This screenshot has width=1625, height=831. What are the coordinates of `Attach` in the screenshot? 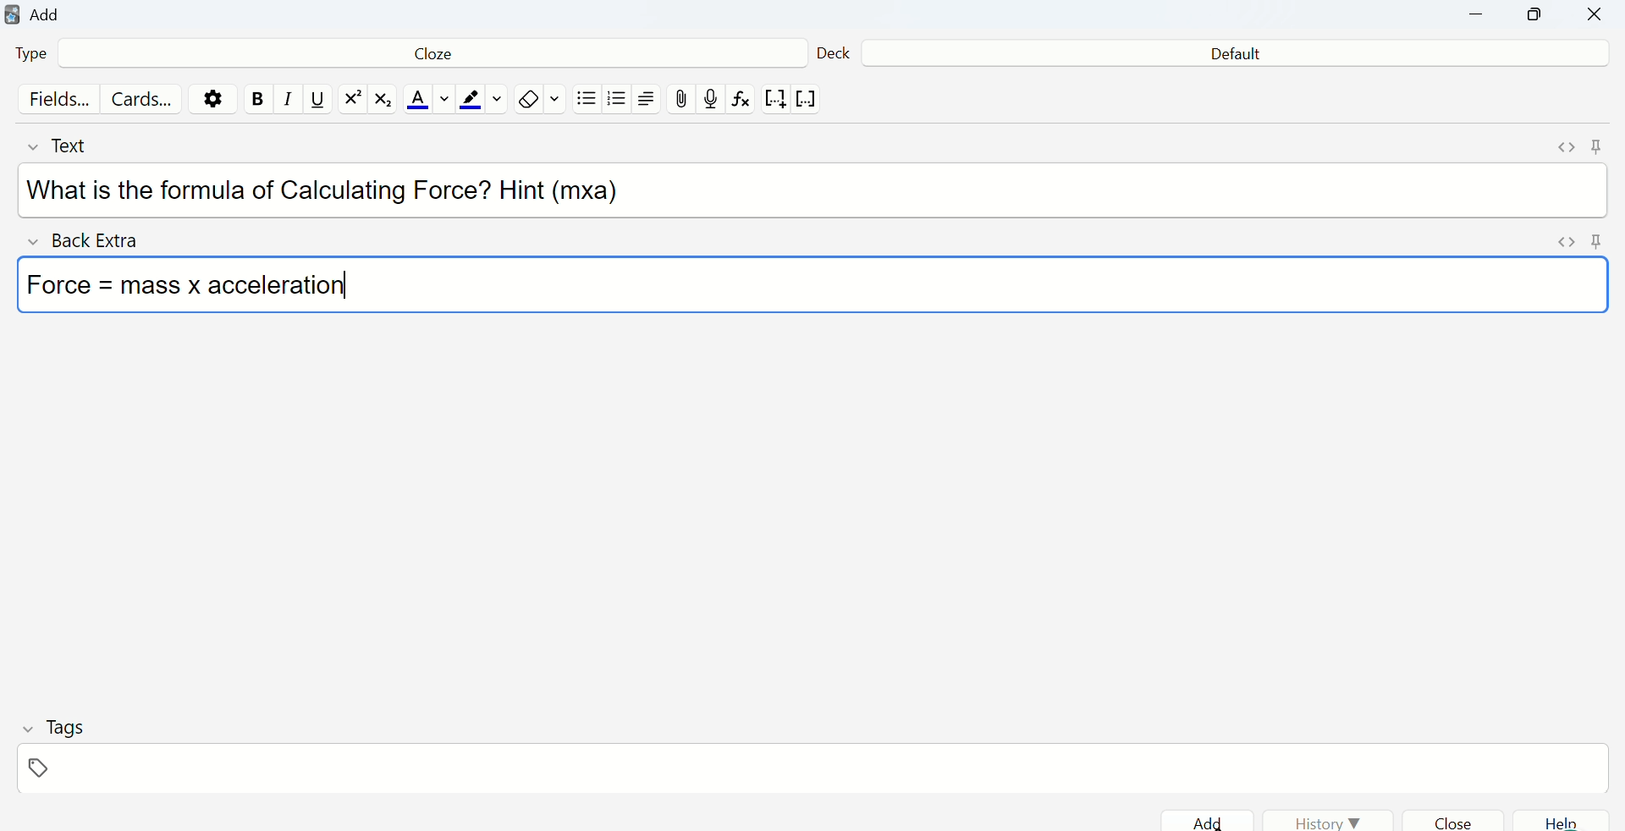 It's located at (683, 98).